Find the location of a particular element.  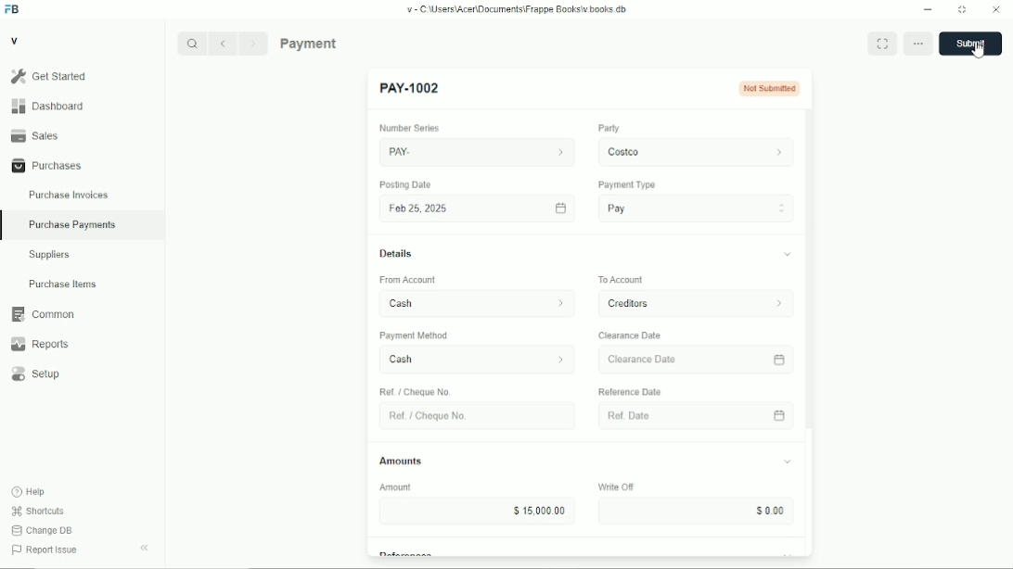

save is located at coordinates (971, 44).